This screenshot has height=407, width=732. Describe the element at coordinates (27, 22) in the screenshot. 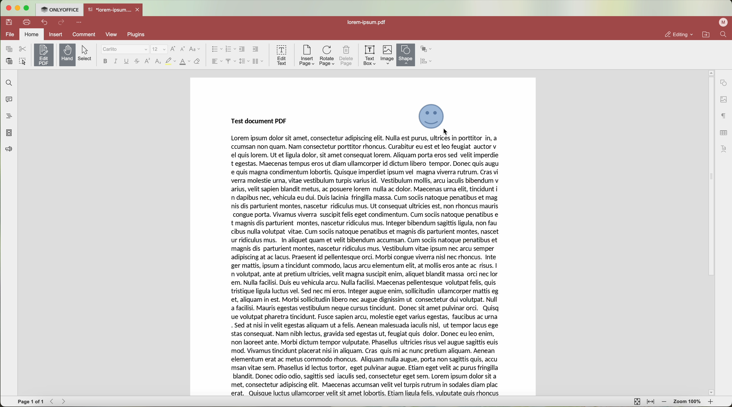

I see `print` at that location.